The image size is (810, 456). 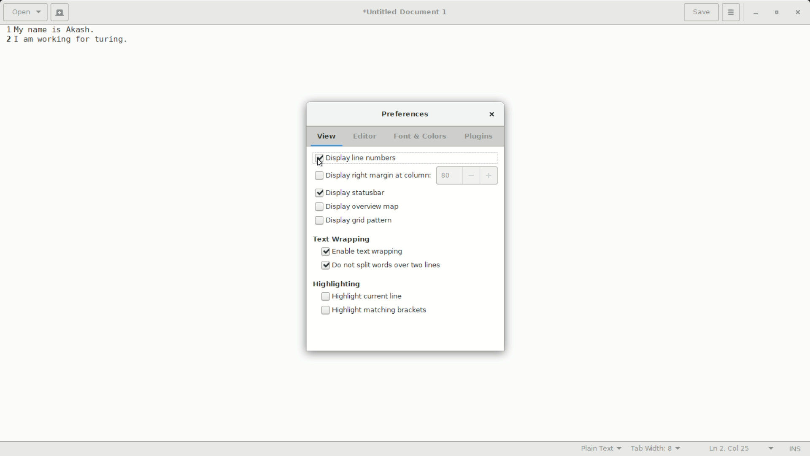 I want to click on lines and columns, so click(x=742, y=449).